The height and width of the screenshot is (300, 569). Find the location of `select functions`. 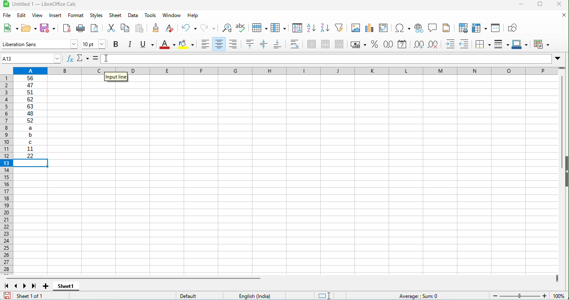

select functions is located at coordinates (83, 59).